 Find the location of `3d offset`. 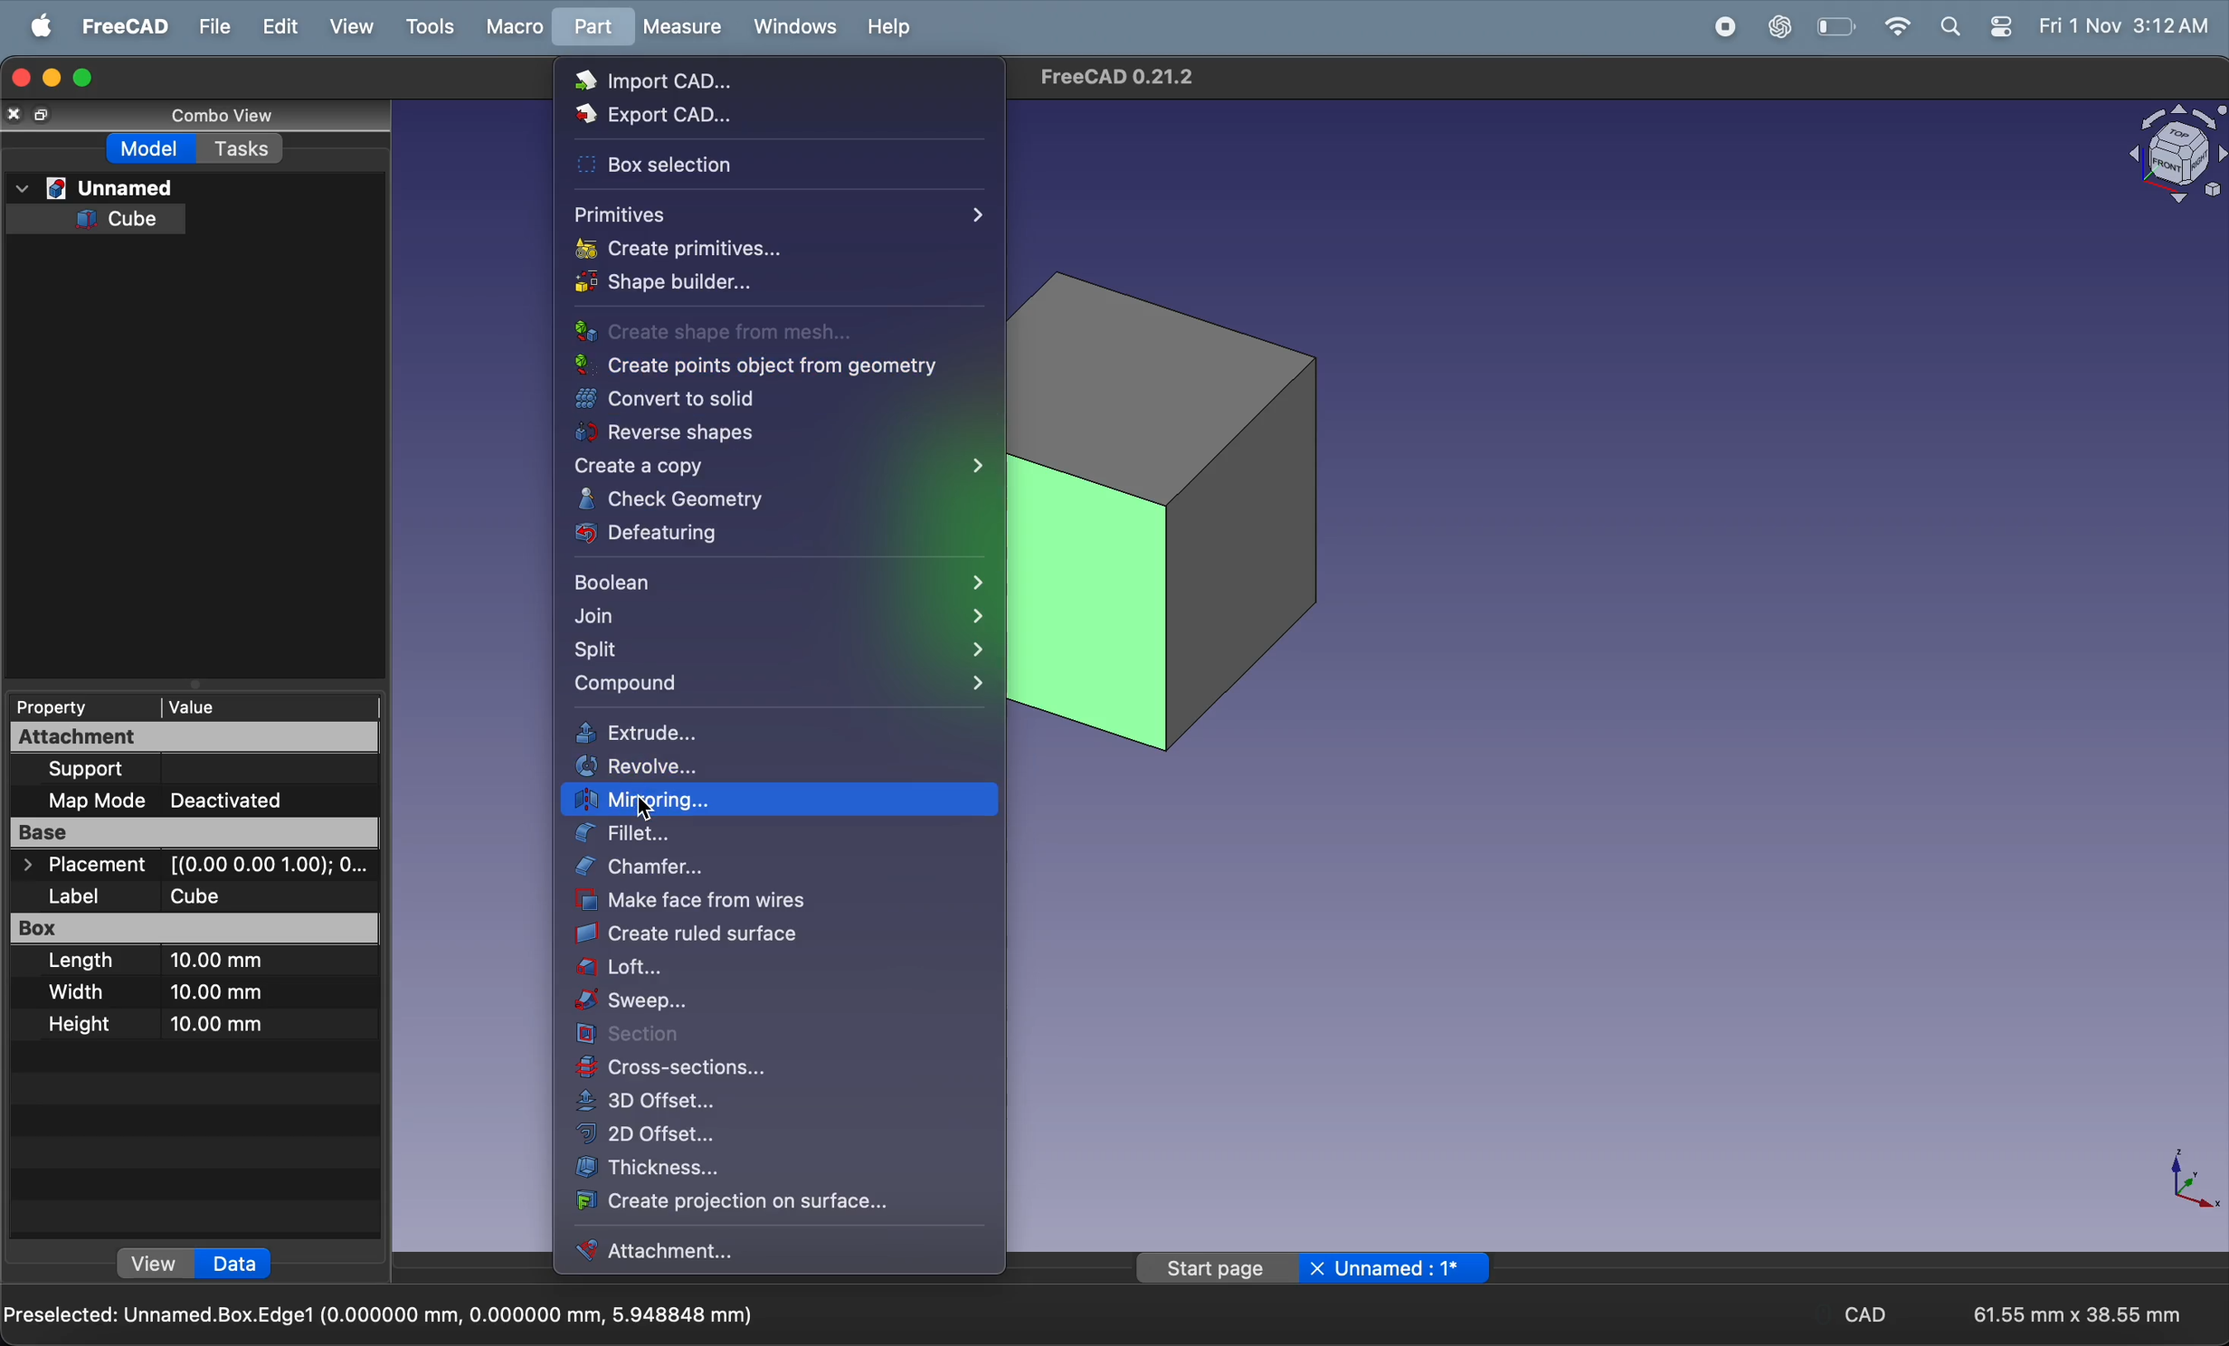

3d offset is located at coordinates (763, 1101).